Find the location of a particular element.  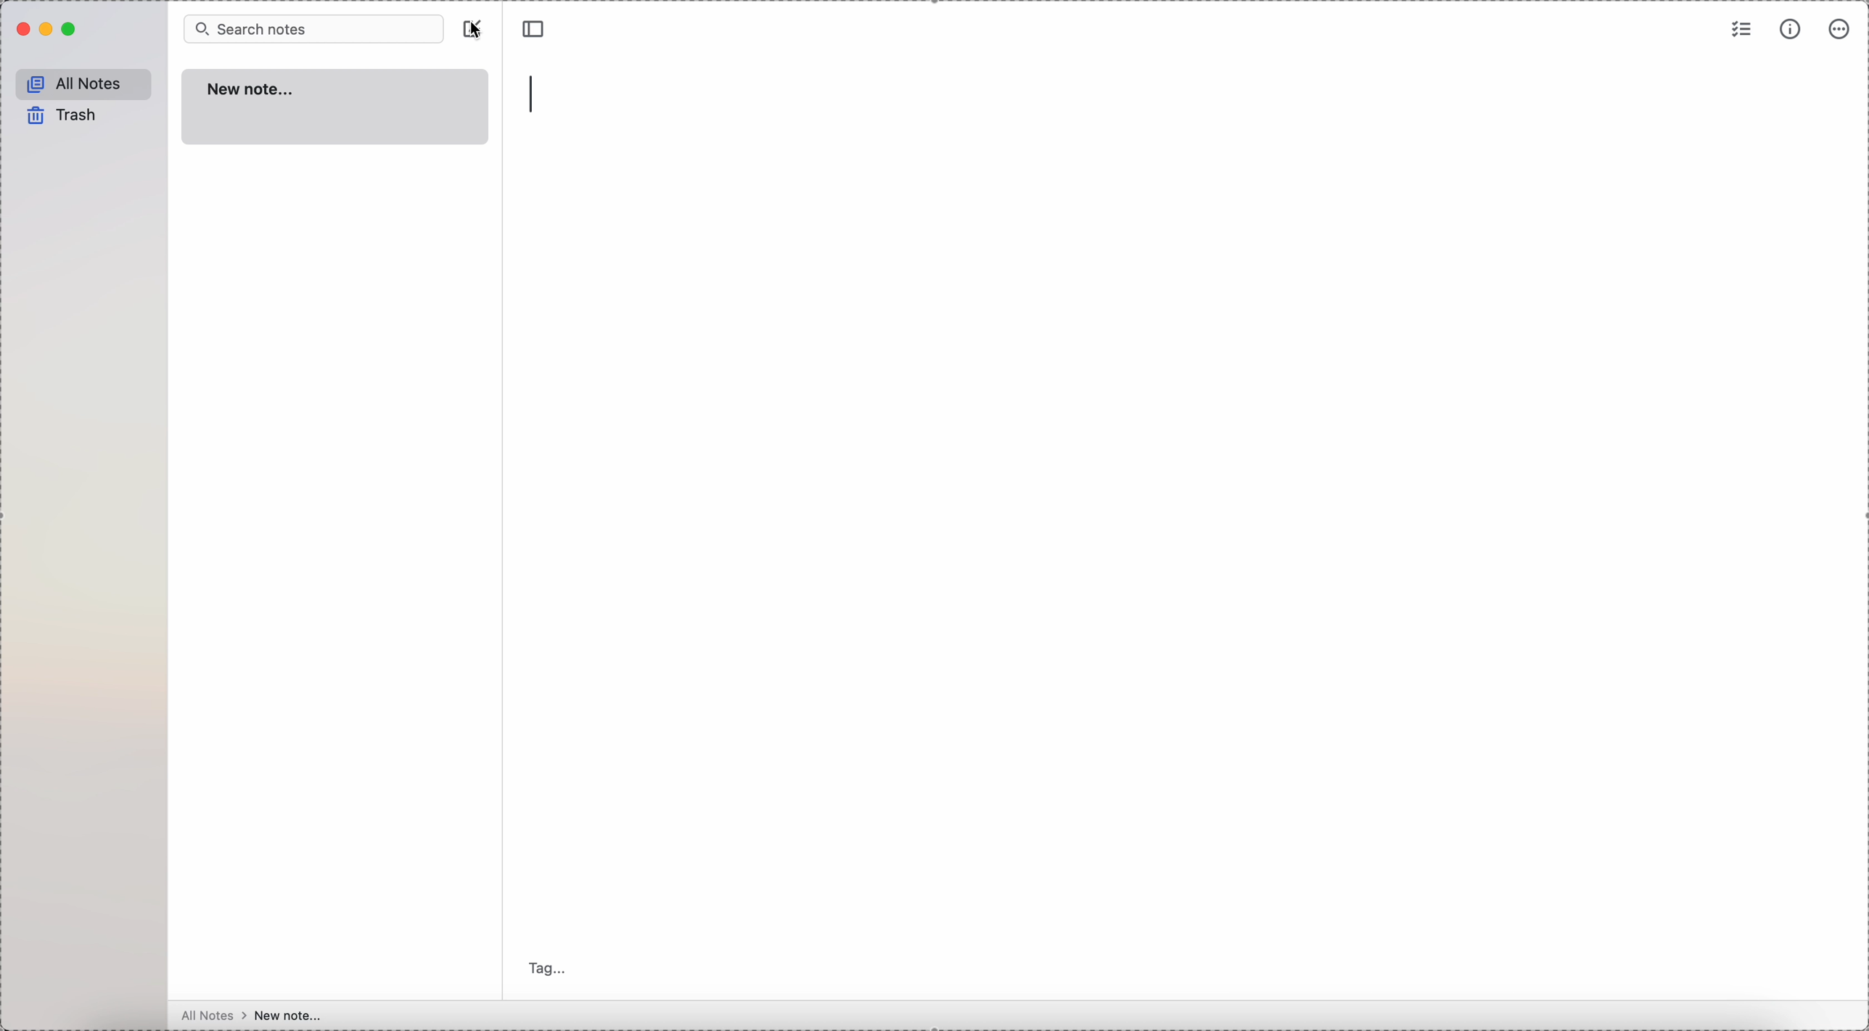

metrics is located at coordinates (1792, 28).